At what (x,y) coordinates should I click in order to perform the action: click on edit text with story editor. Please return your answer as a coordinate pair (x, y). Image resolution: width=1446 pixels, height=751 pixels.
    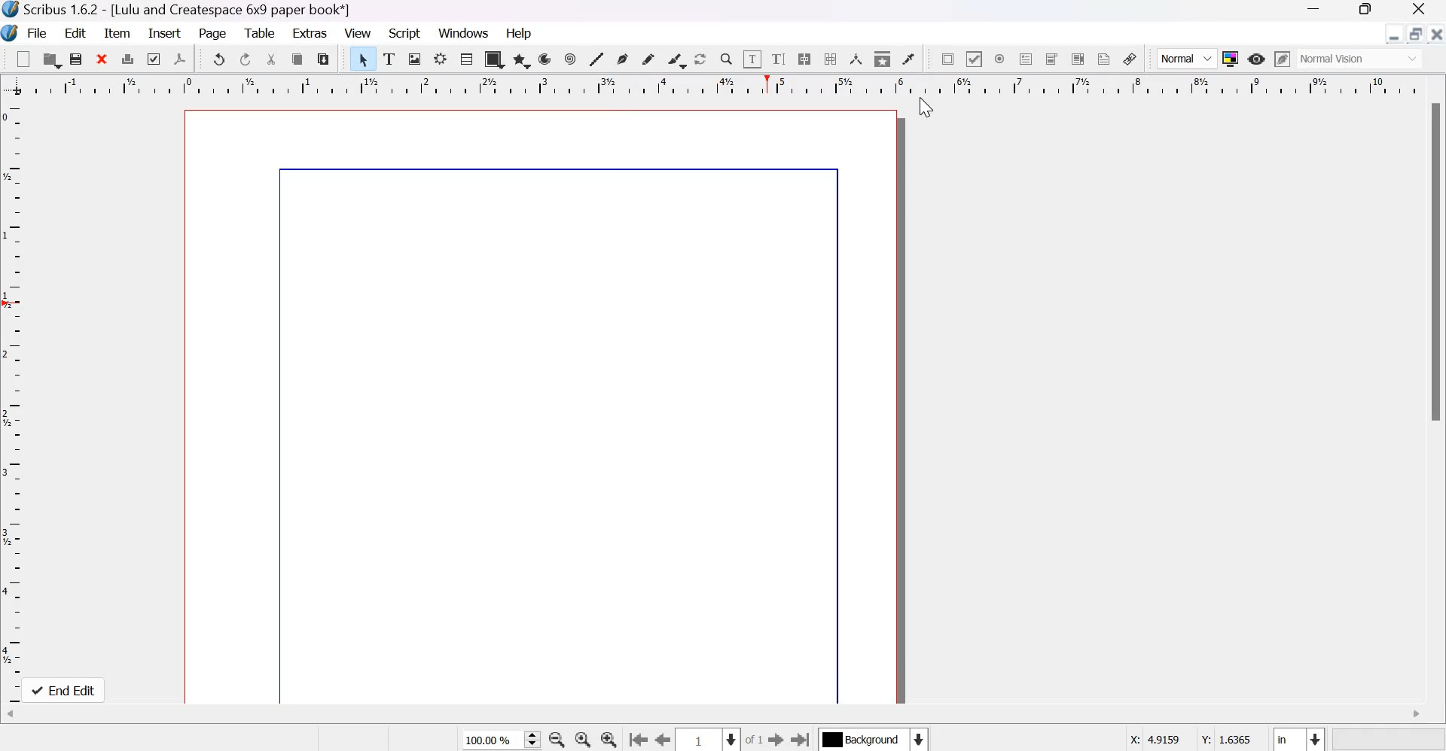
    Looking at the image, I should click on (779, 59).